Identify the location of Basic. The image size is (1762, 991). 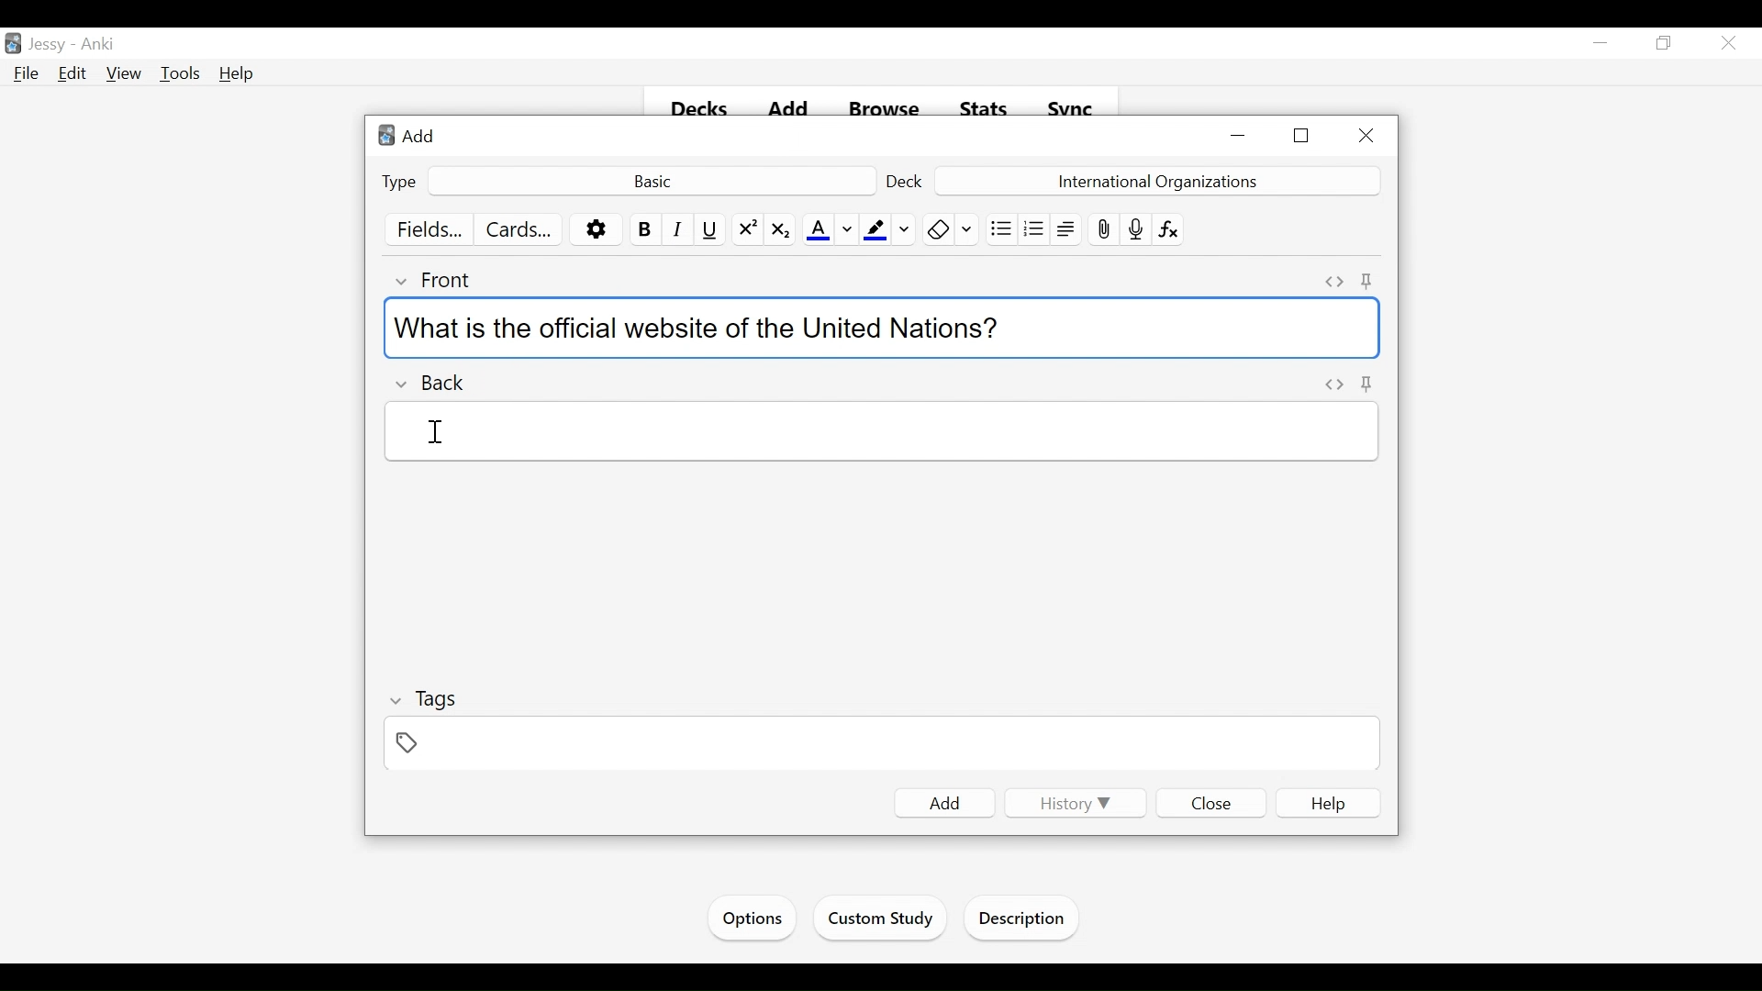
(653, 181).